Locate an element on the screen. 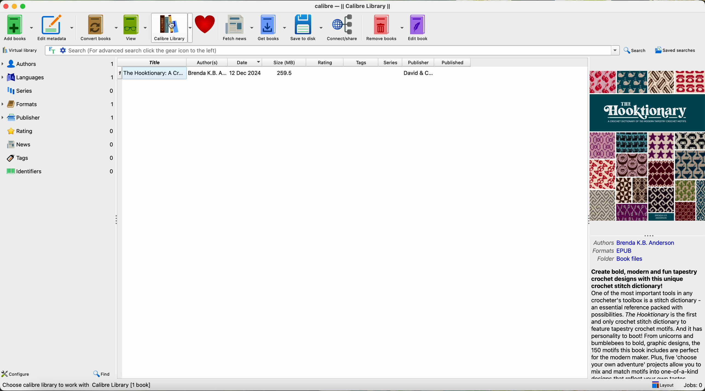 This screenshot has width=705, height=391. hide is located at coordinates (649, 234).